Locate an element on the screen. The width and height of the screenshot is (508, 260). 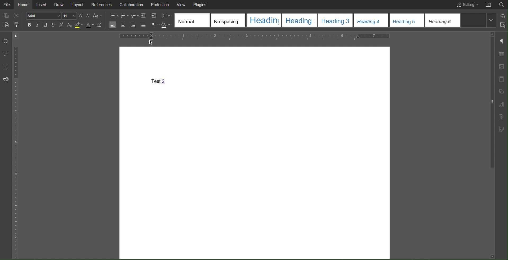
Right Align is located at coordinates (133, 25).